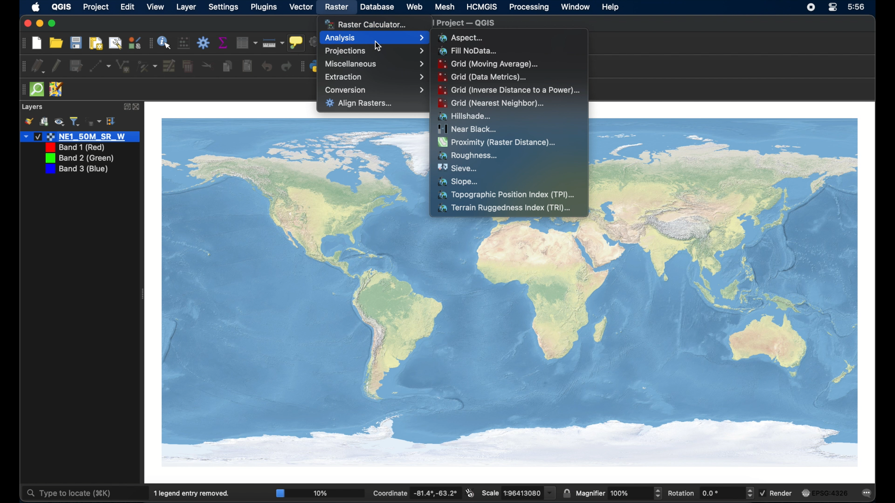 The width and height of the screenshot is (895, 503). What do you see at coordinates (28, 122) in the screenshot?
I see `styling panel` at bounding box center [28, 122].